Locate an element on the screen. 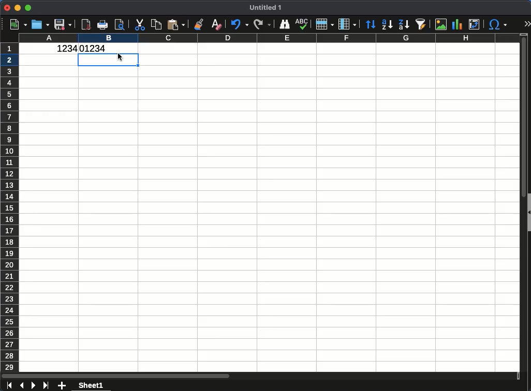 This screenshot has width=531, height=391. collapse is located at coordinates (528, 213).